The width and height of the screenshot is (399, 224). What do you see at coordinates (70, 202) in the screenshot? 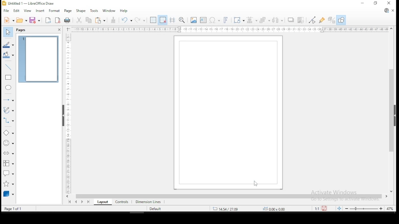
I see `first page` at bounding box center [70, 202].